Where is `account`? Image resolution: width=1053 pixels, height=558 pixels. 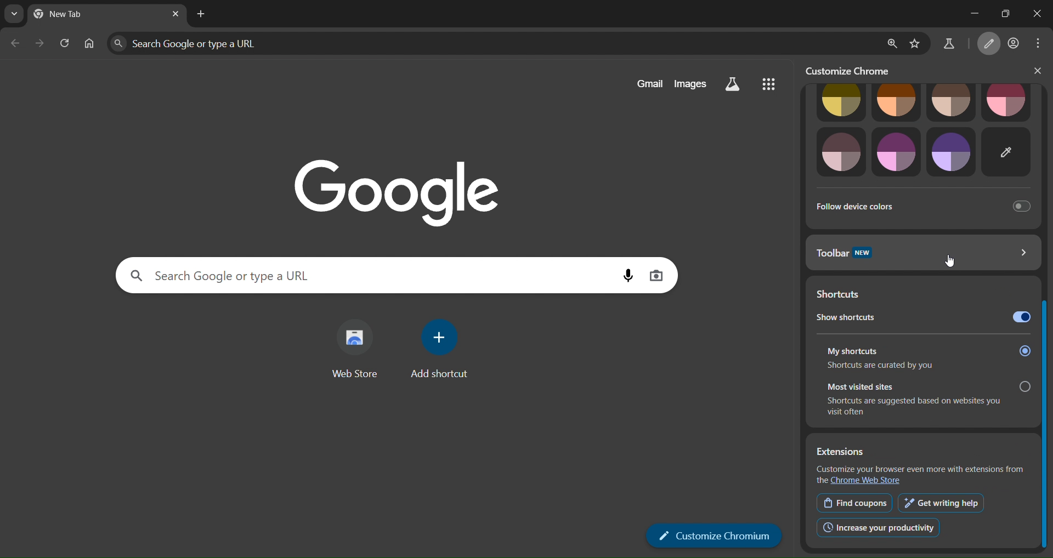 account is located at coordinates (1014, 44).